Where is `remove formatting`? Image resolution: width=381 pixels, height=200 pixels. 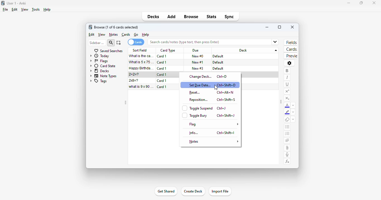
remove formatting is located at coordinates (287, 120).